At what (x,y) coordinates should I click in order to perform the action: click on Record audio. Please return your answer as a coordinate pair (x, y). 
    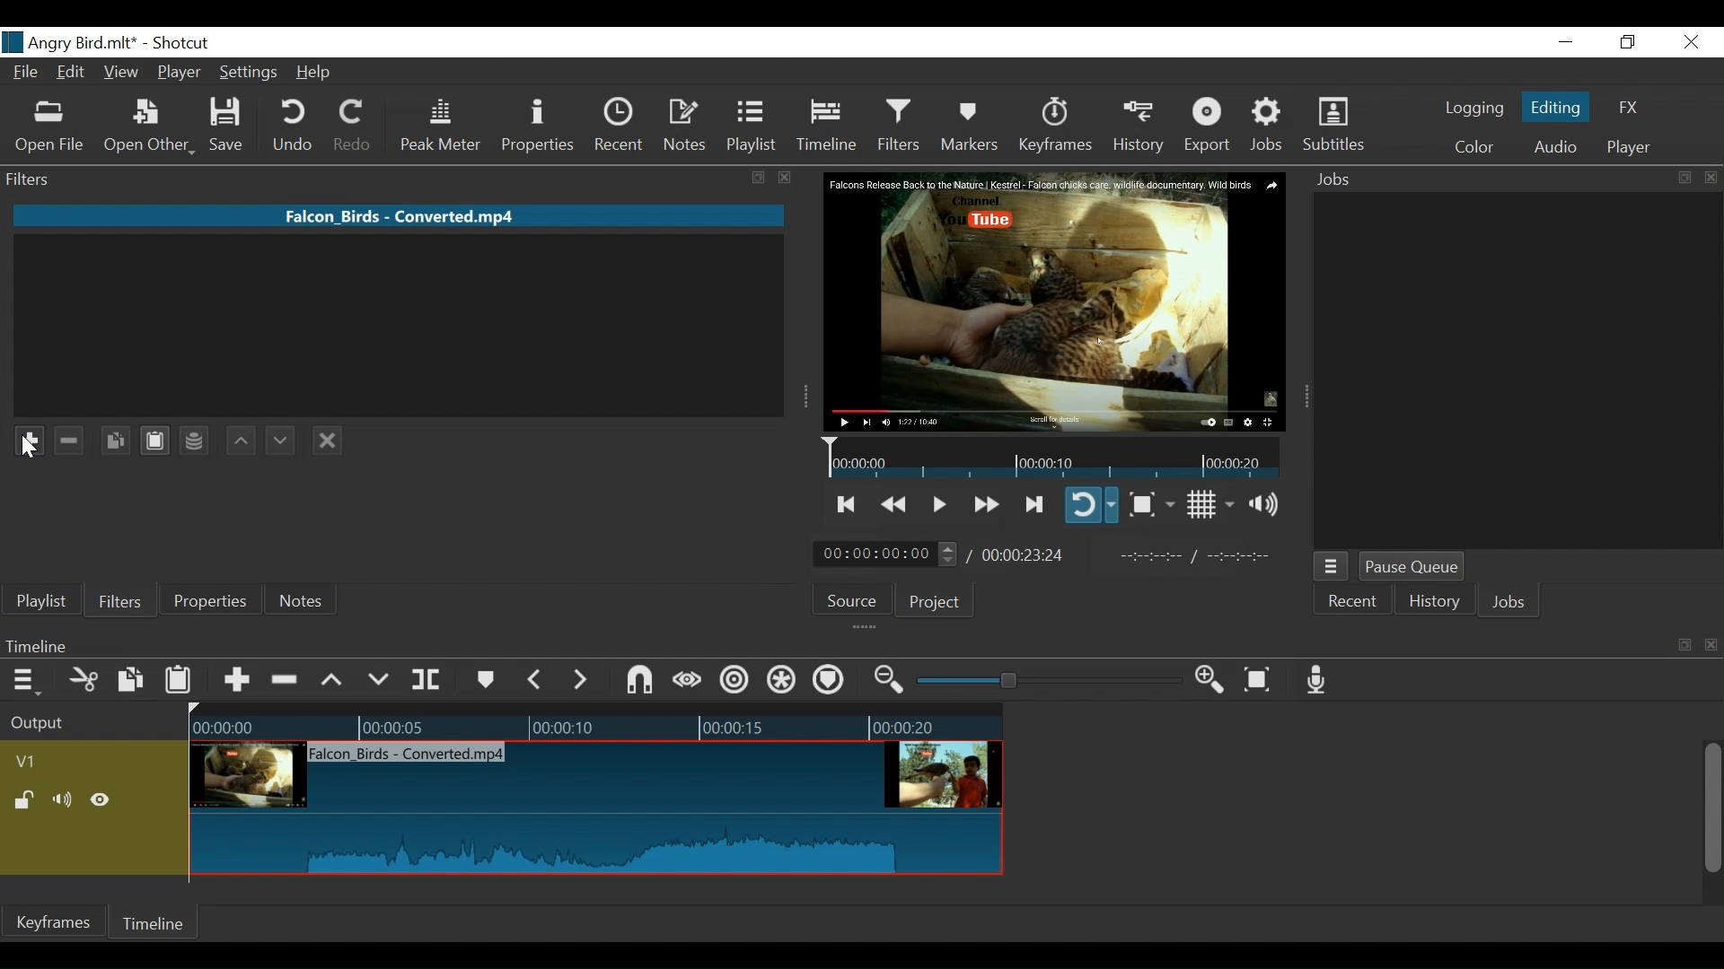
    Looking at the image, I should click on (1317, 679).